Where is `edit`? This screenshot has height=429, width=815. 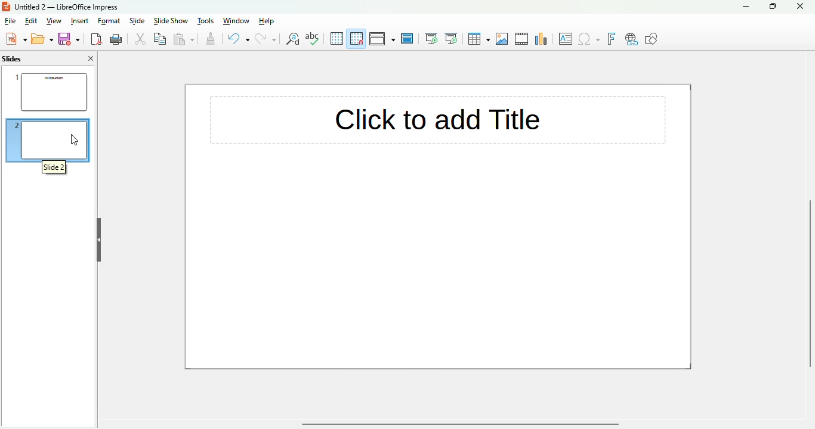 edit is located at coordinates (31, 21).